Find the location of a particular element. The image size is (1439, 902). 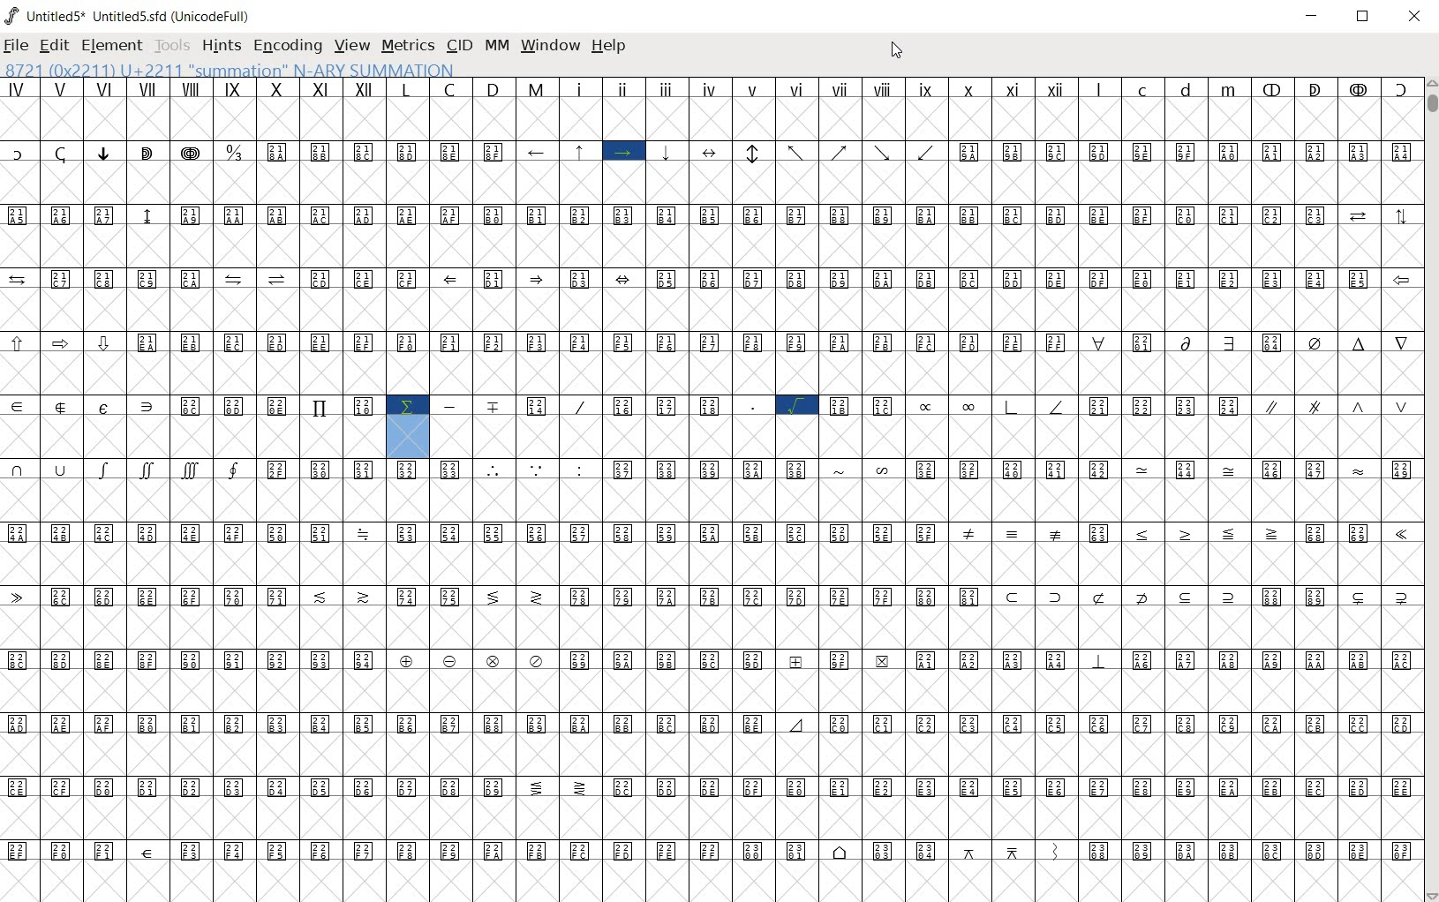

Untitled1 Untitled1.sfd (UnicodeFull) is located at coordinates (126, 16).